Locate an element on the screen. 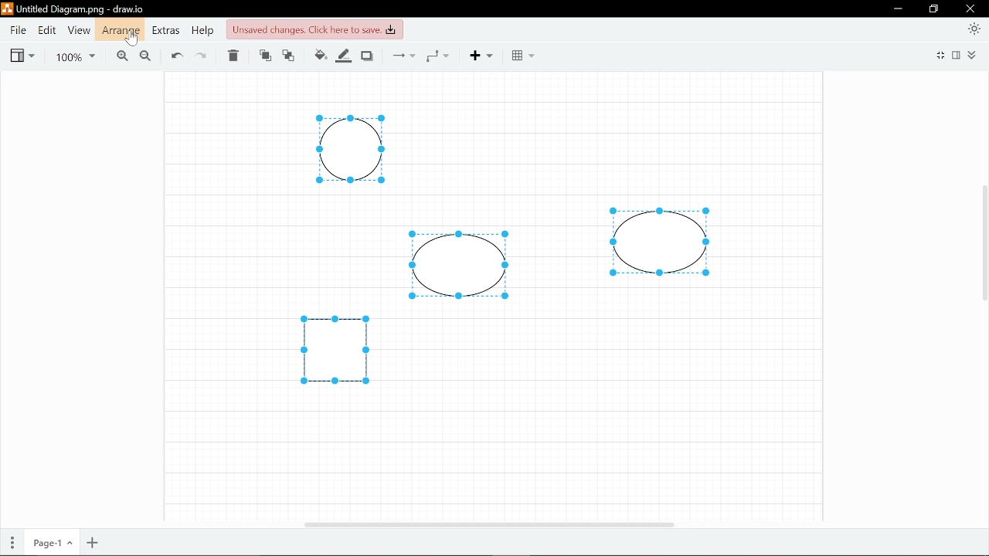 The width and height of the screenshot is (989, 556). Unsaved changes. Click here to save is located at coordinates (313, 29).